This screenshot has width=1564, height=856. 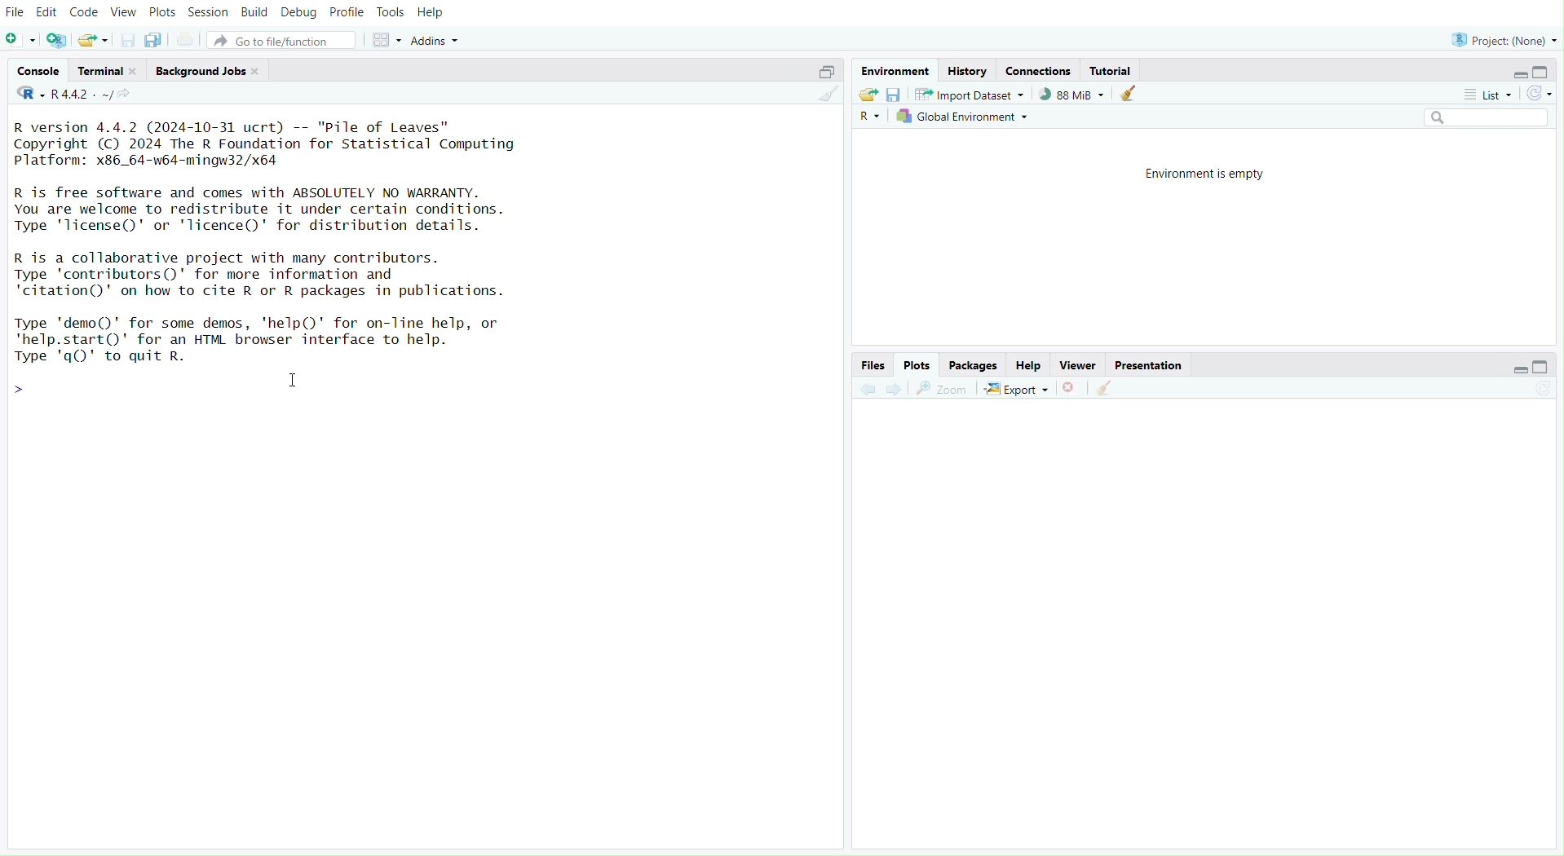 What do you see at coordinates (190, 39) in the screenshot?
I see `Print the current file` at bounding box center [190, 39].